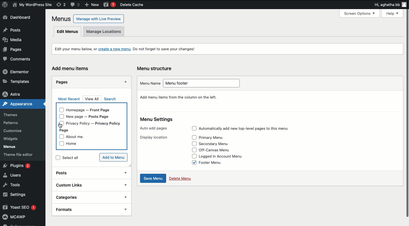 The height and width of the screenshot is (226, 409). What do you see at coordinates (386, 5) in the screenshot?
I see `Hi, agatha bb` at bounding box center [386, 5].